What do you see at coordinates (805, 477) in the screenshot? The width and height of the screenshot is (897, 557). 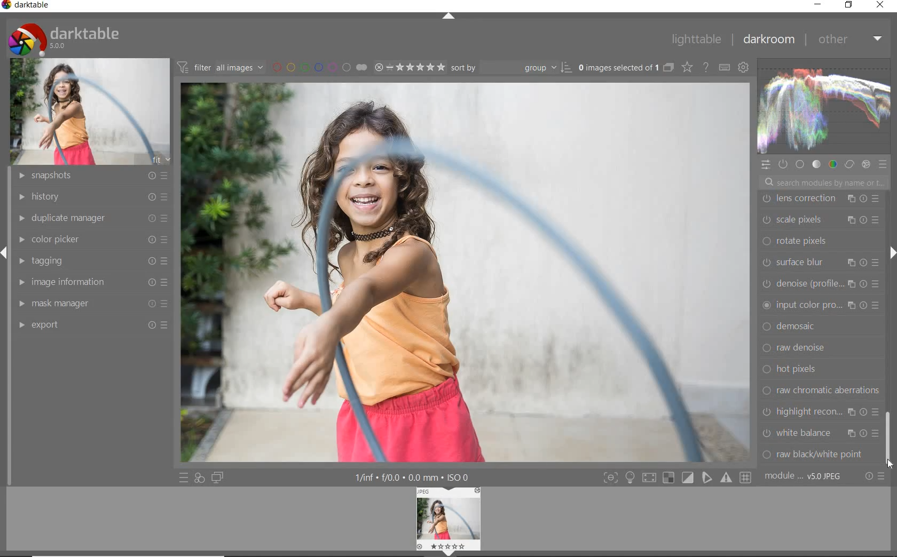 I see `module order` at bounding box center [805, 477].